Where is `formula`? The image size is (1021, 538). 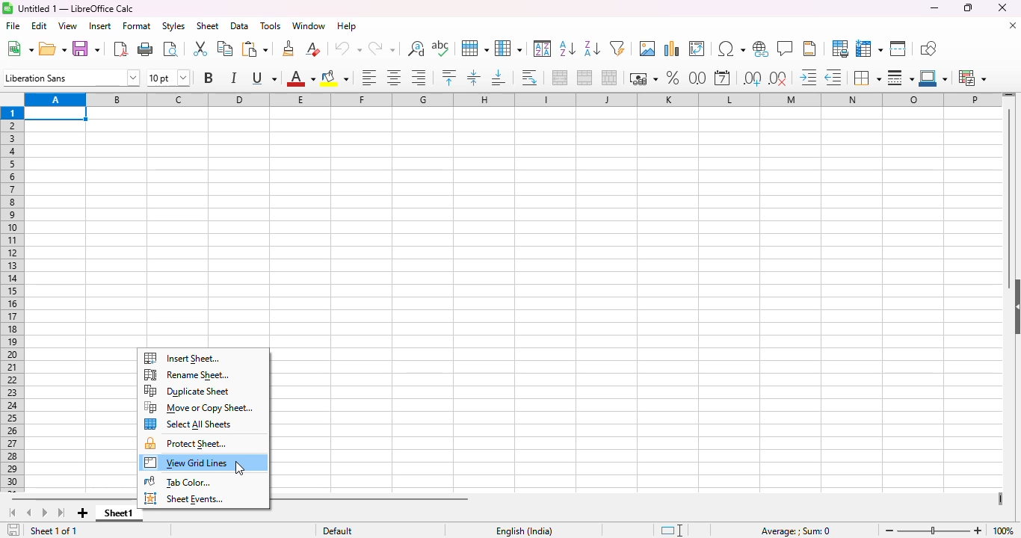
formula is located at coordinates (796, 531).